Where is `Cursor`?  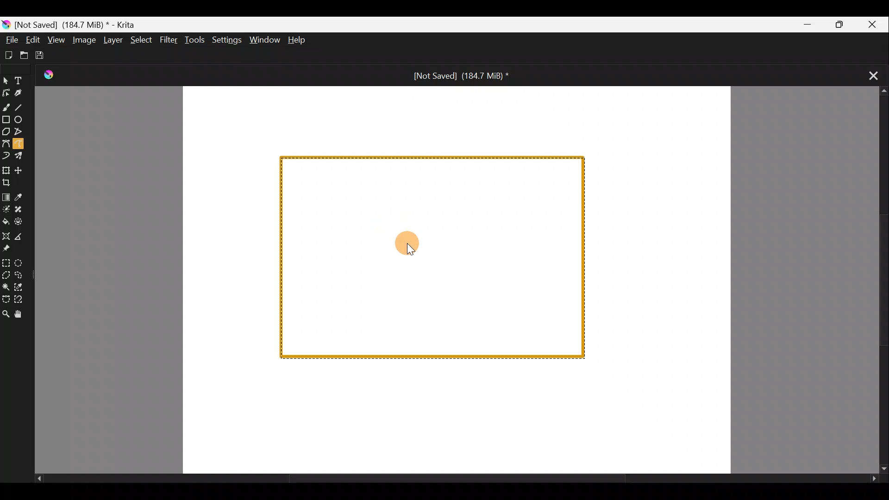 Cursor is located at coordinates (406, 243).